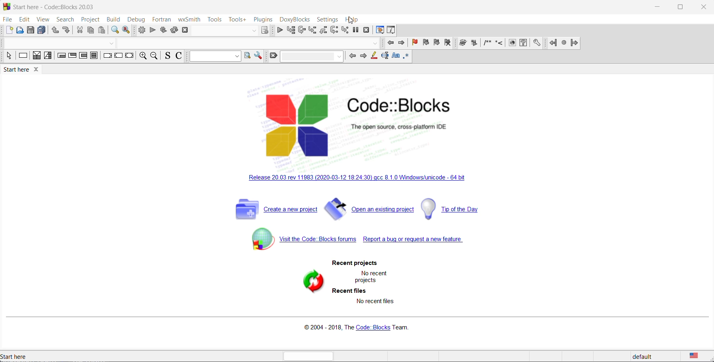 This screenshot has width=714, height=362. I want to click on zoom out, so click(155, 56).